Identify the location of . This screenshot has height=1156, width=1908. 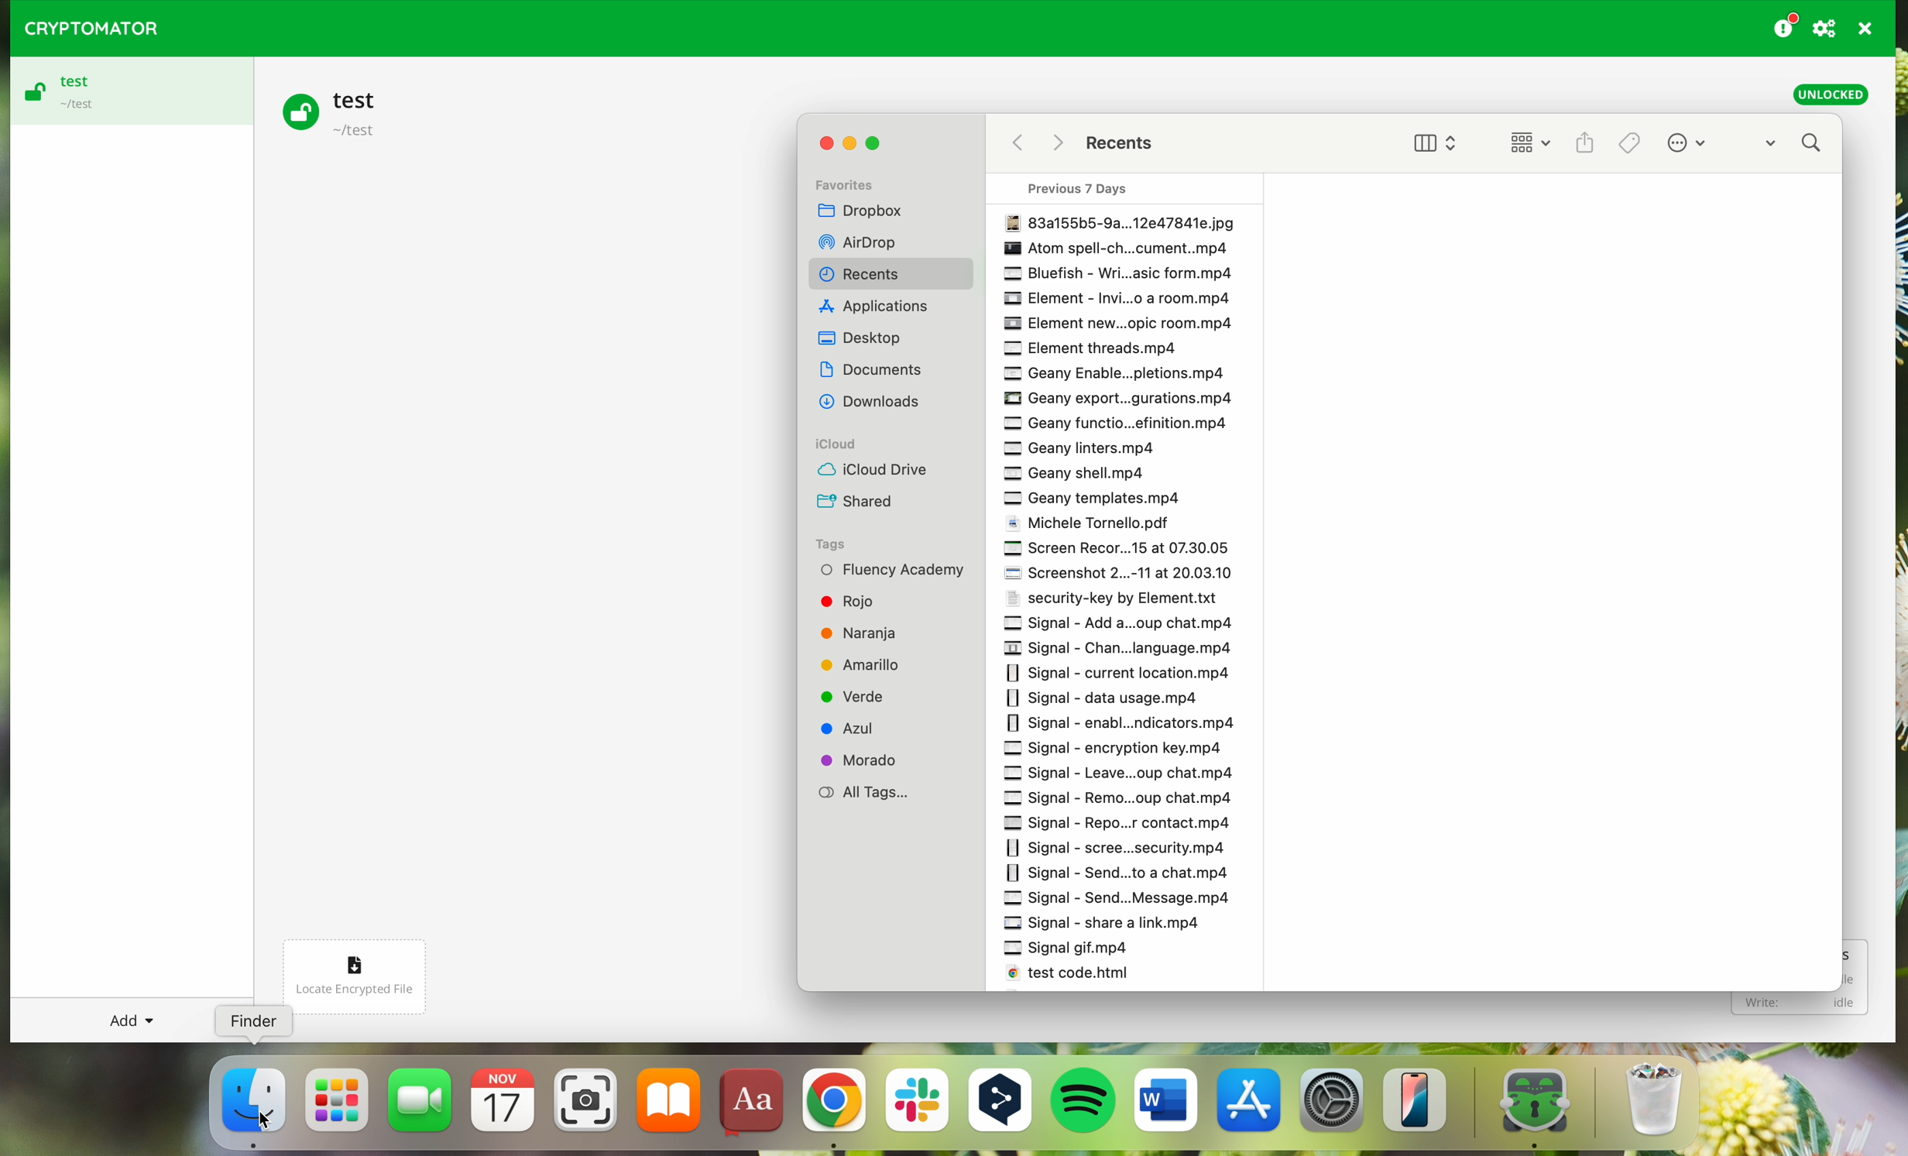
(871, 242).